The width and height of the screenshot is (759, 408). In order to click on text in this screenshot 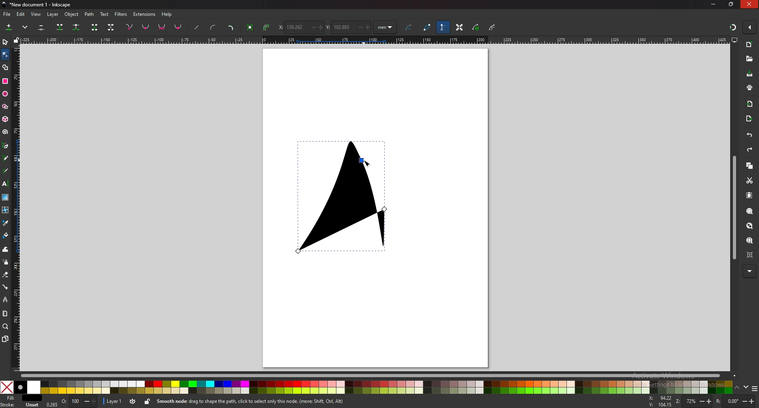, I will do `click(5, 183)`.